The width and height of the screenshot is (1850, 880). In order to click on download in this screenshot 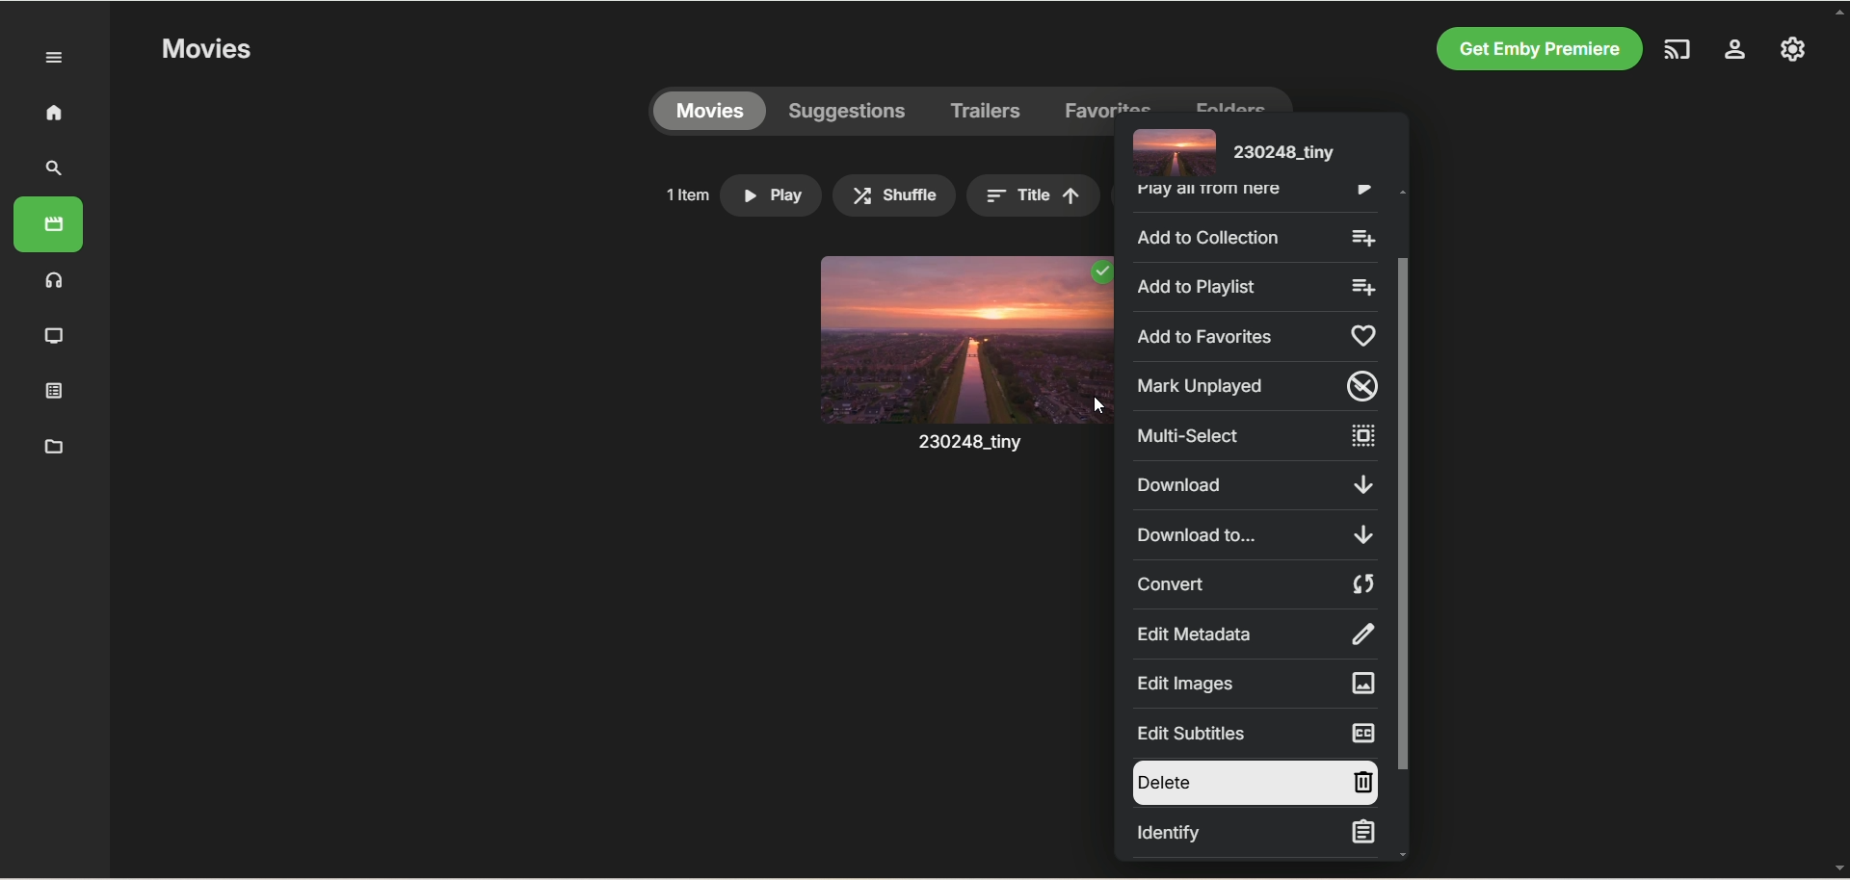, I will do `click(1254, 485)`.